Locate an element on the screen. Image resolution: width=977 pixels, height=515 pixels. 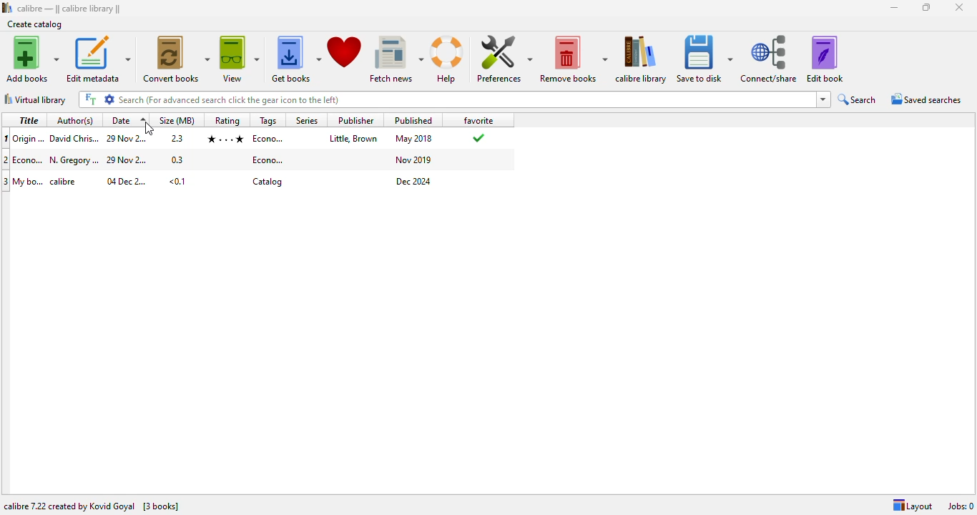
edit book is located at coordinates (825, 59).